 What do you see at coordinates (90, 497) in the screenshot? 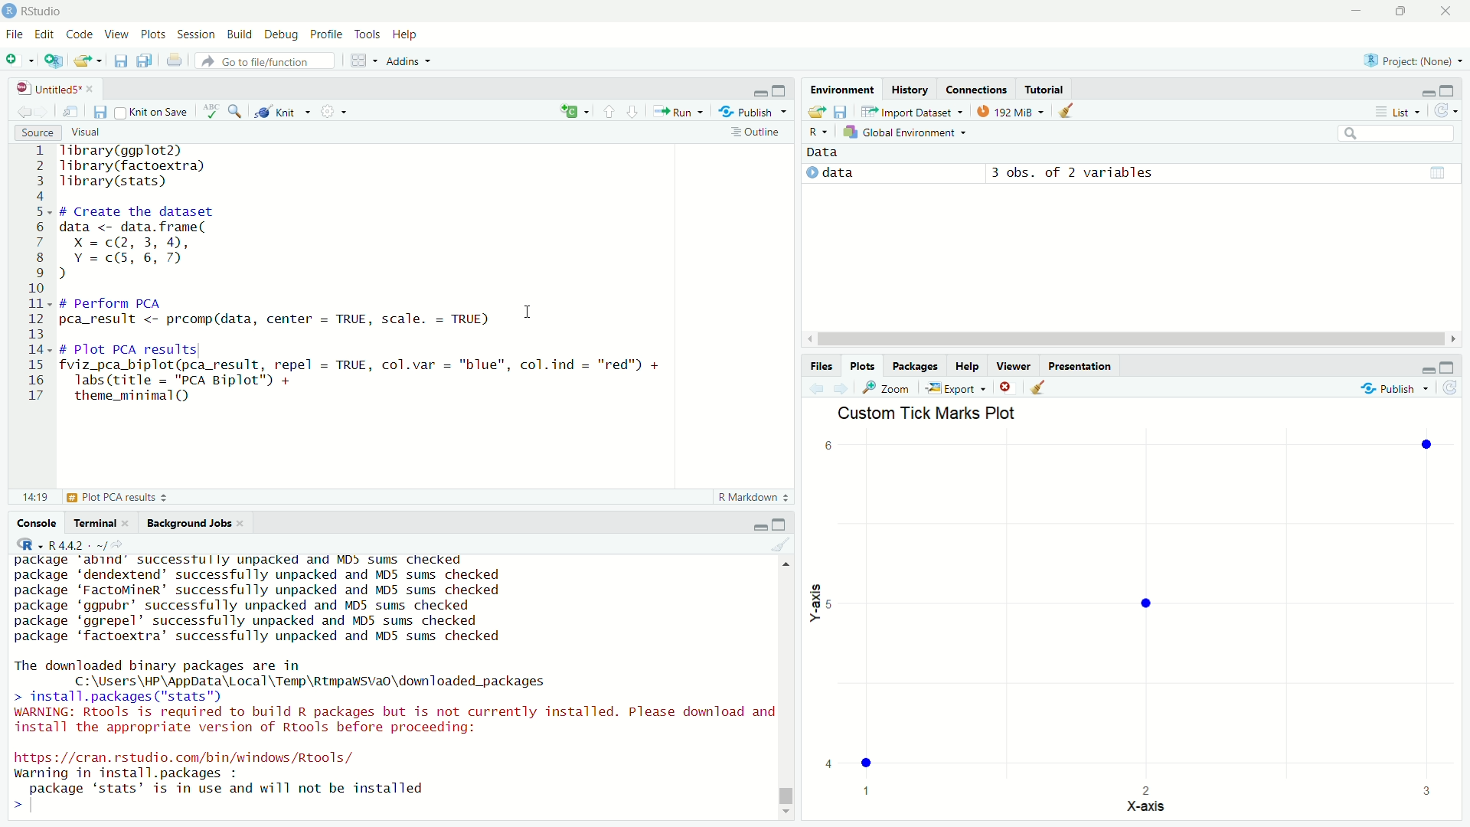
I see `plot PCA results` at bounding box center [90, 497].